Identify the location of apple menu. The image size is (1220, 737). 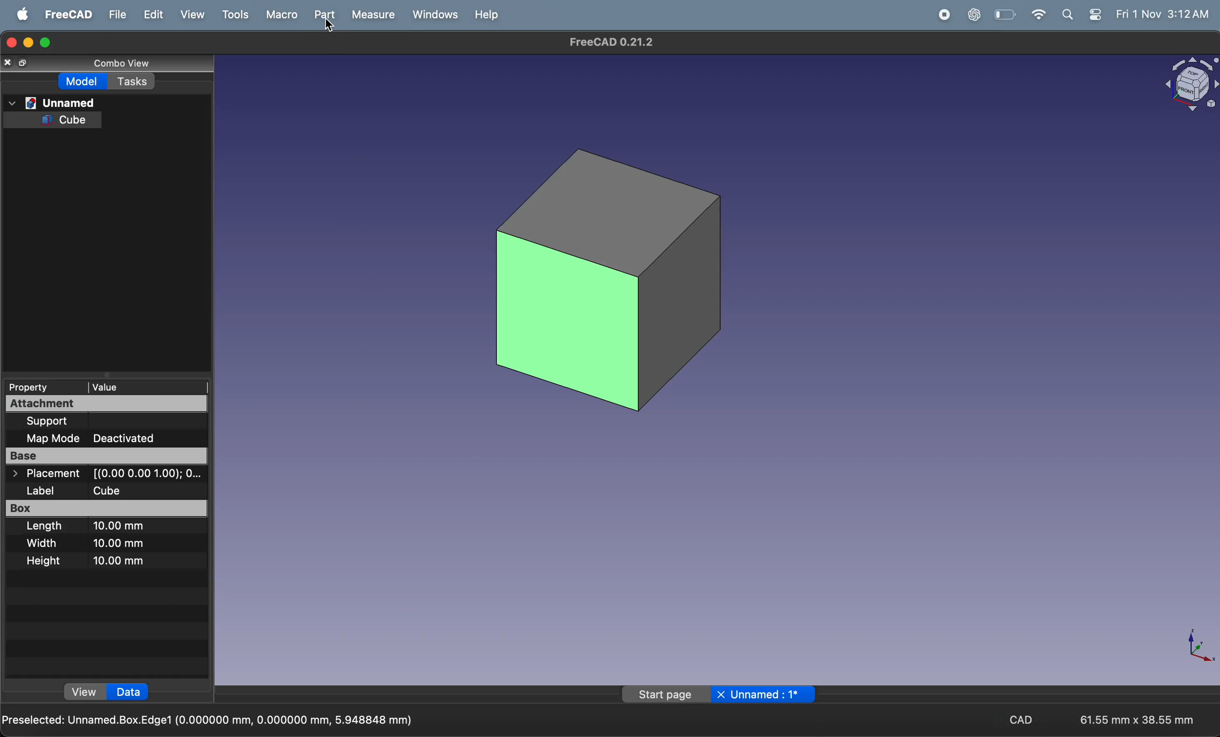
(24, 14).